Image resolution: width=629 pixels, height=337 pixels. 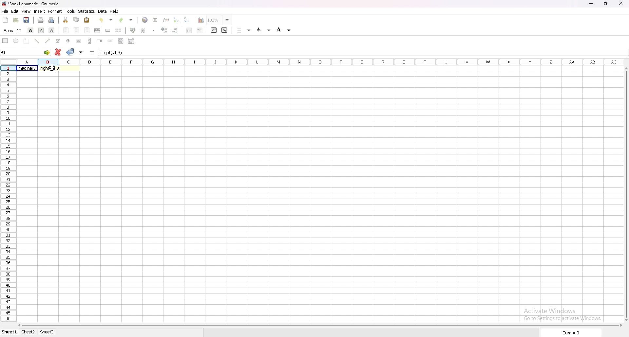 I want to click on tools, so click(x=70, y=11).